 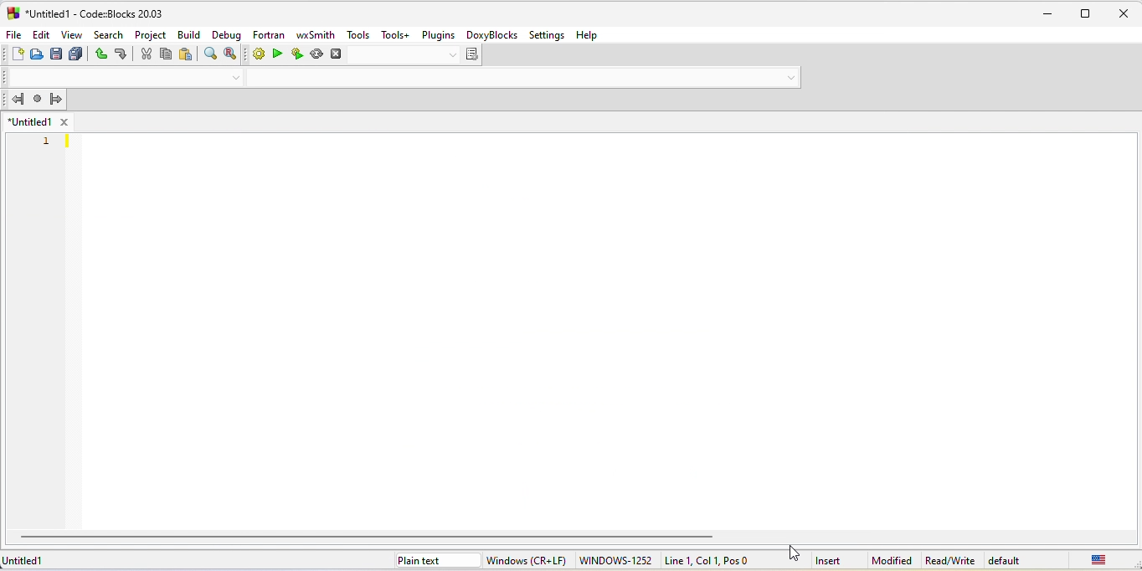 What do you see at coordinates (439, 35) in the screenshot?
I see `plugins` at bounding box center [439, 35].